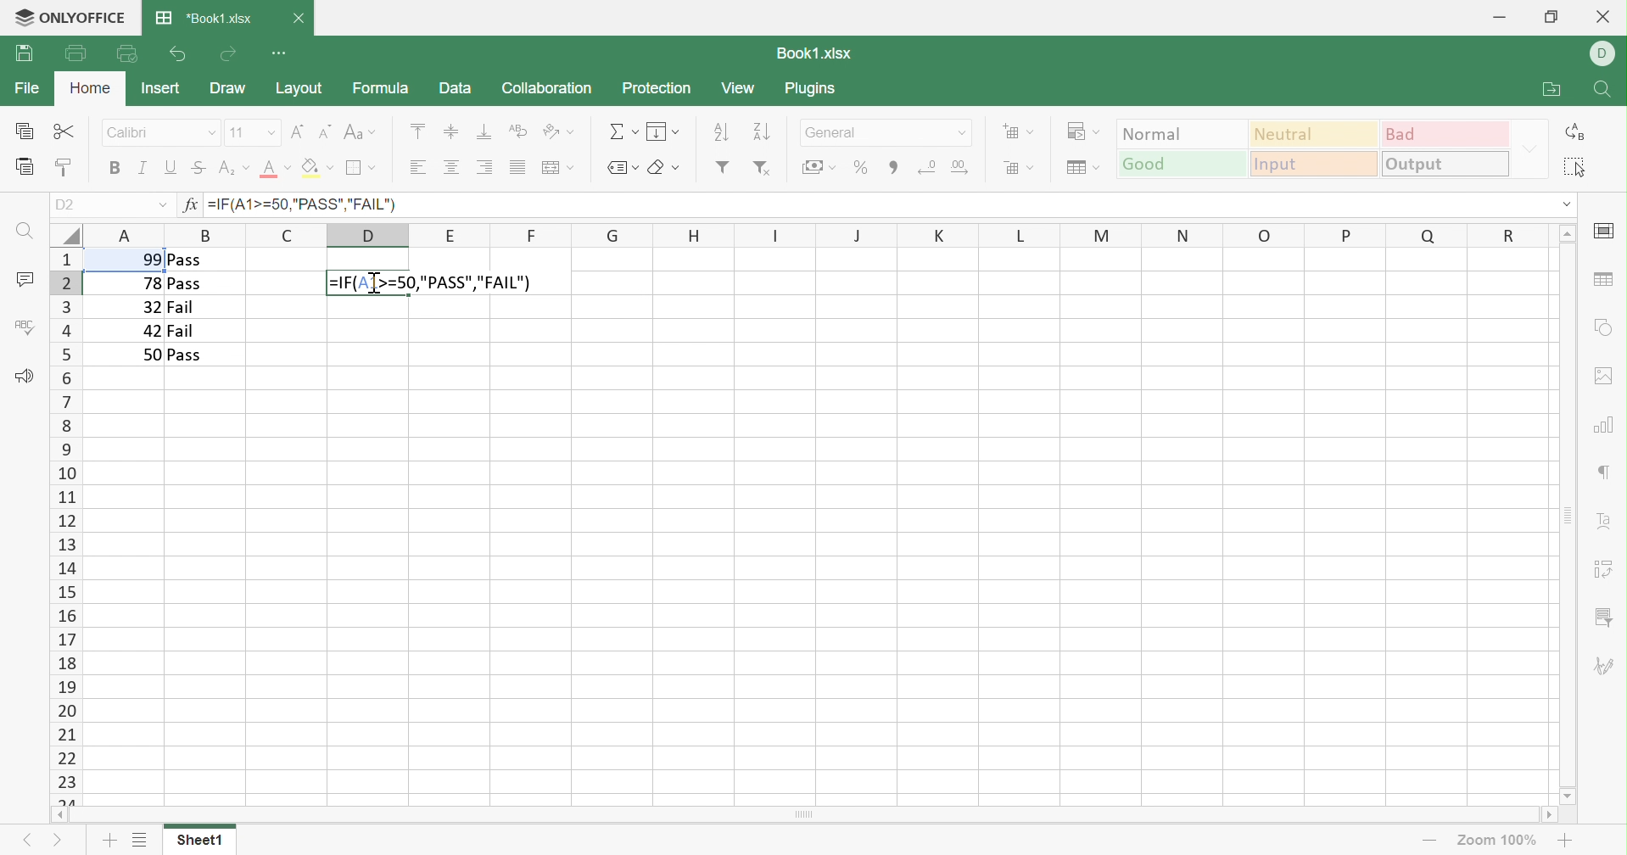 Image resolution: width=1627 pixels, height=855 pixels. I want to click on Zoom out, so click(1429, 843).